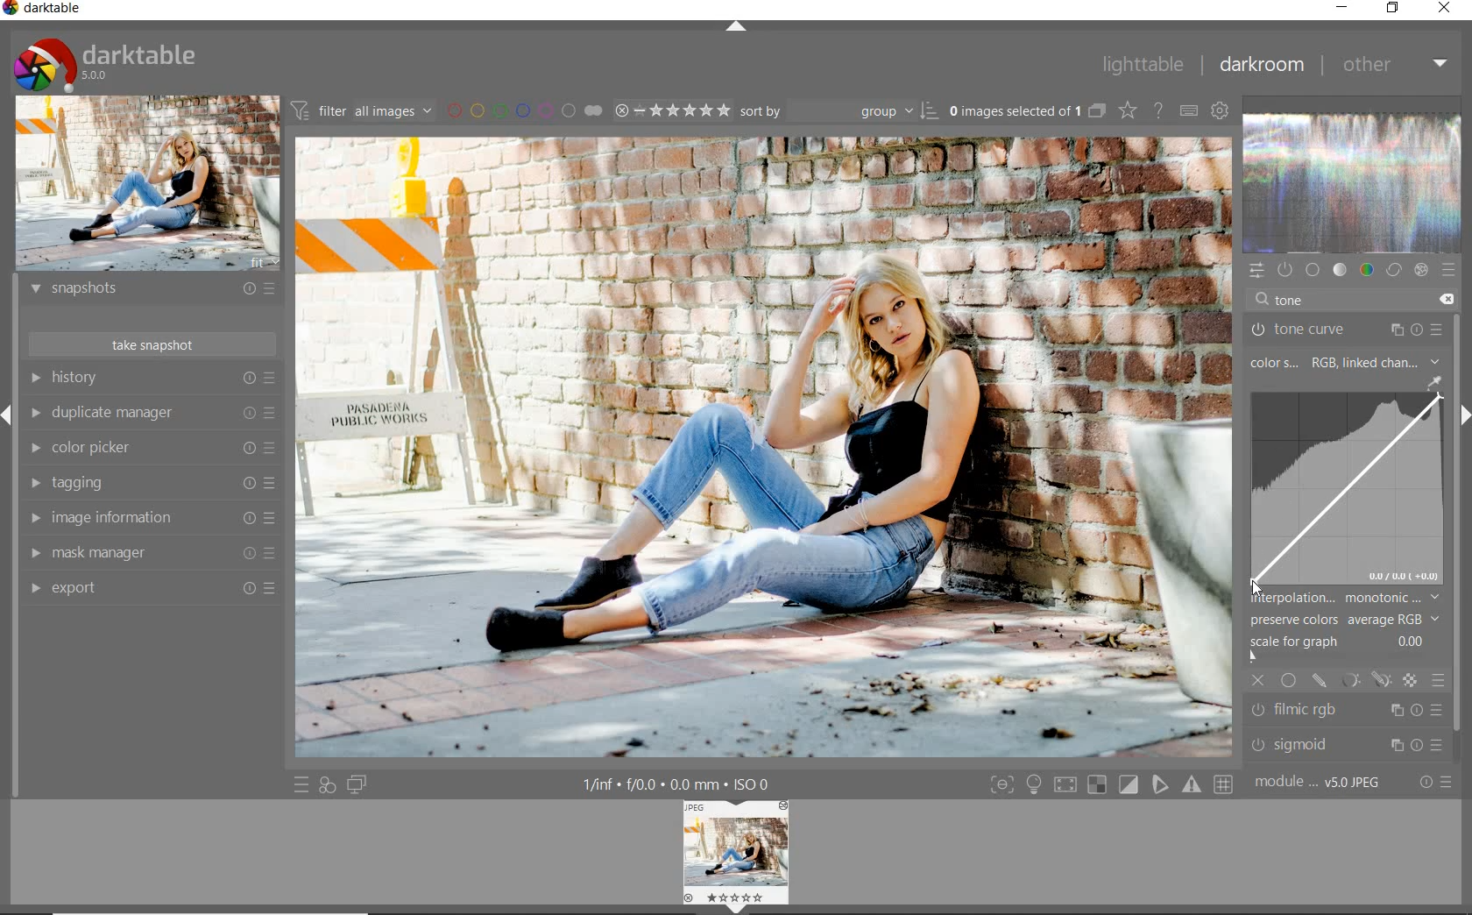 Image resolution: width=1472 pixels, height=915 pixels. Describe the element at coordinates (1260, 680) in the screenshot. I see `off` at that location.